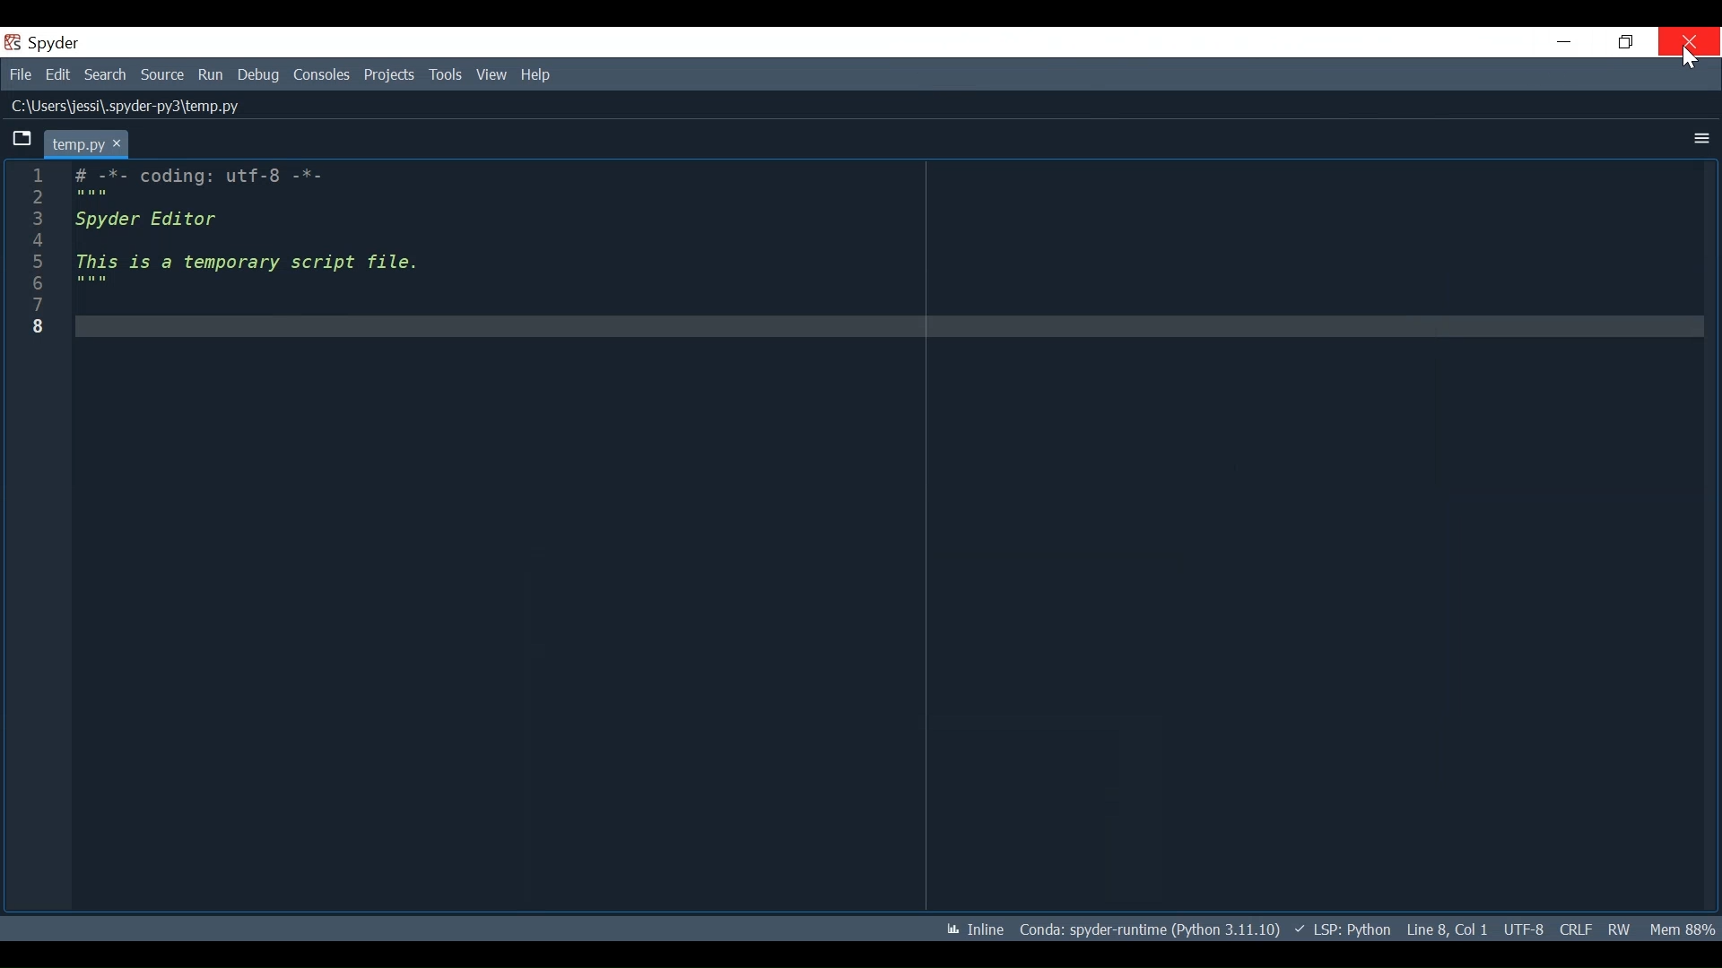  Describe the element at coordinates (1622, 928) in the screenshot. I see `RW` at that location.